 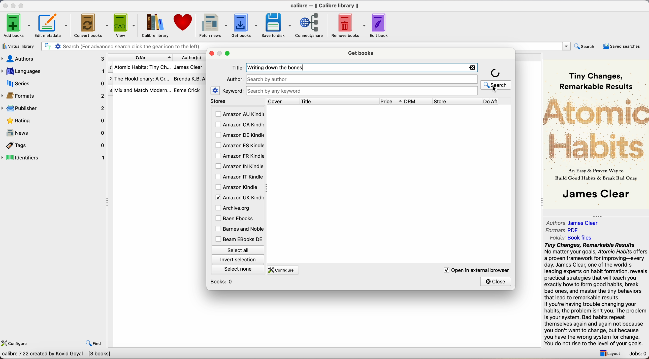 What do you see at coordinates (239, 114) in the screenshot?
I see `amazon AU Kindle` at bounding box center [239, 114].